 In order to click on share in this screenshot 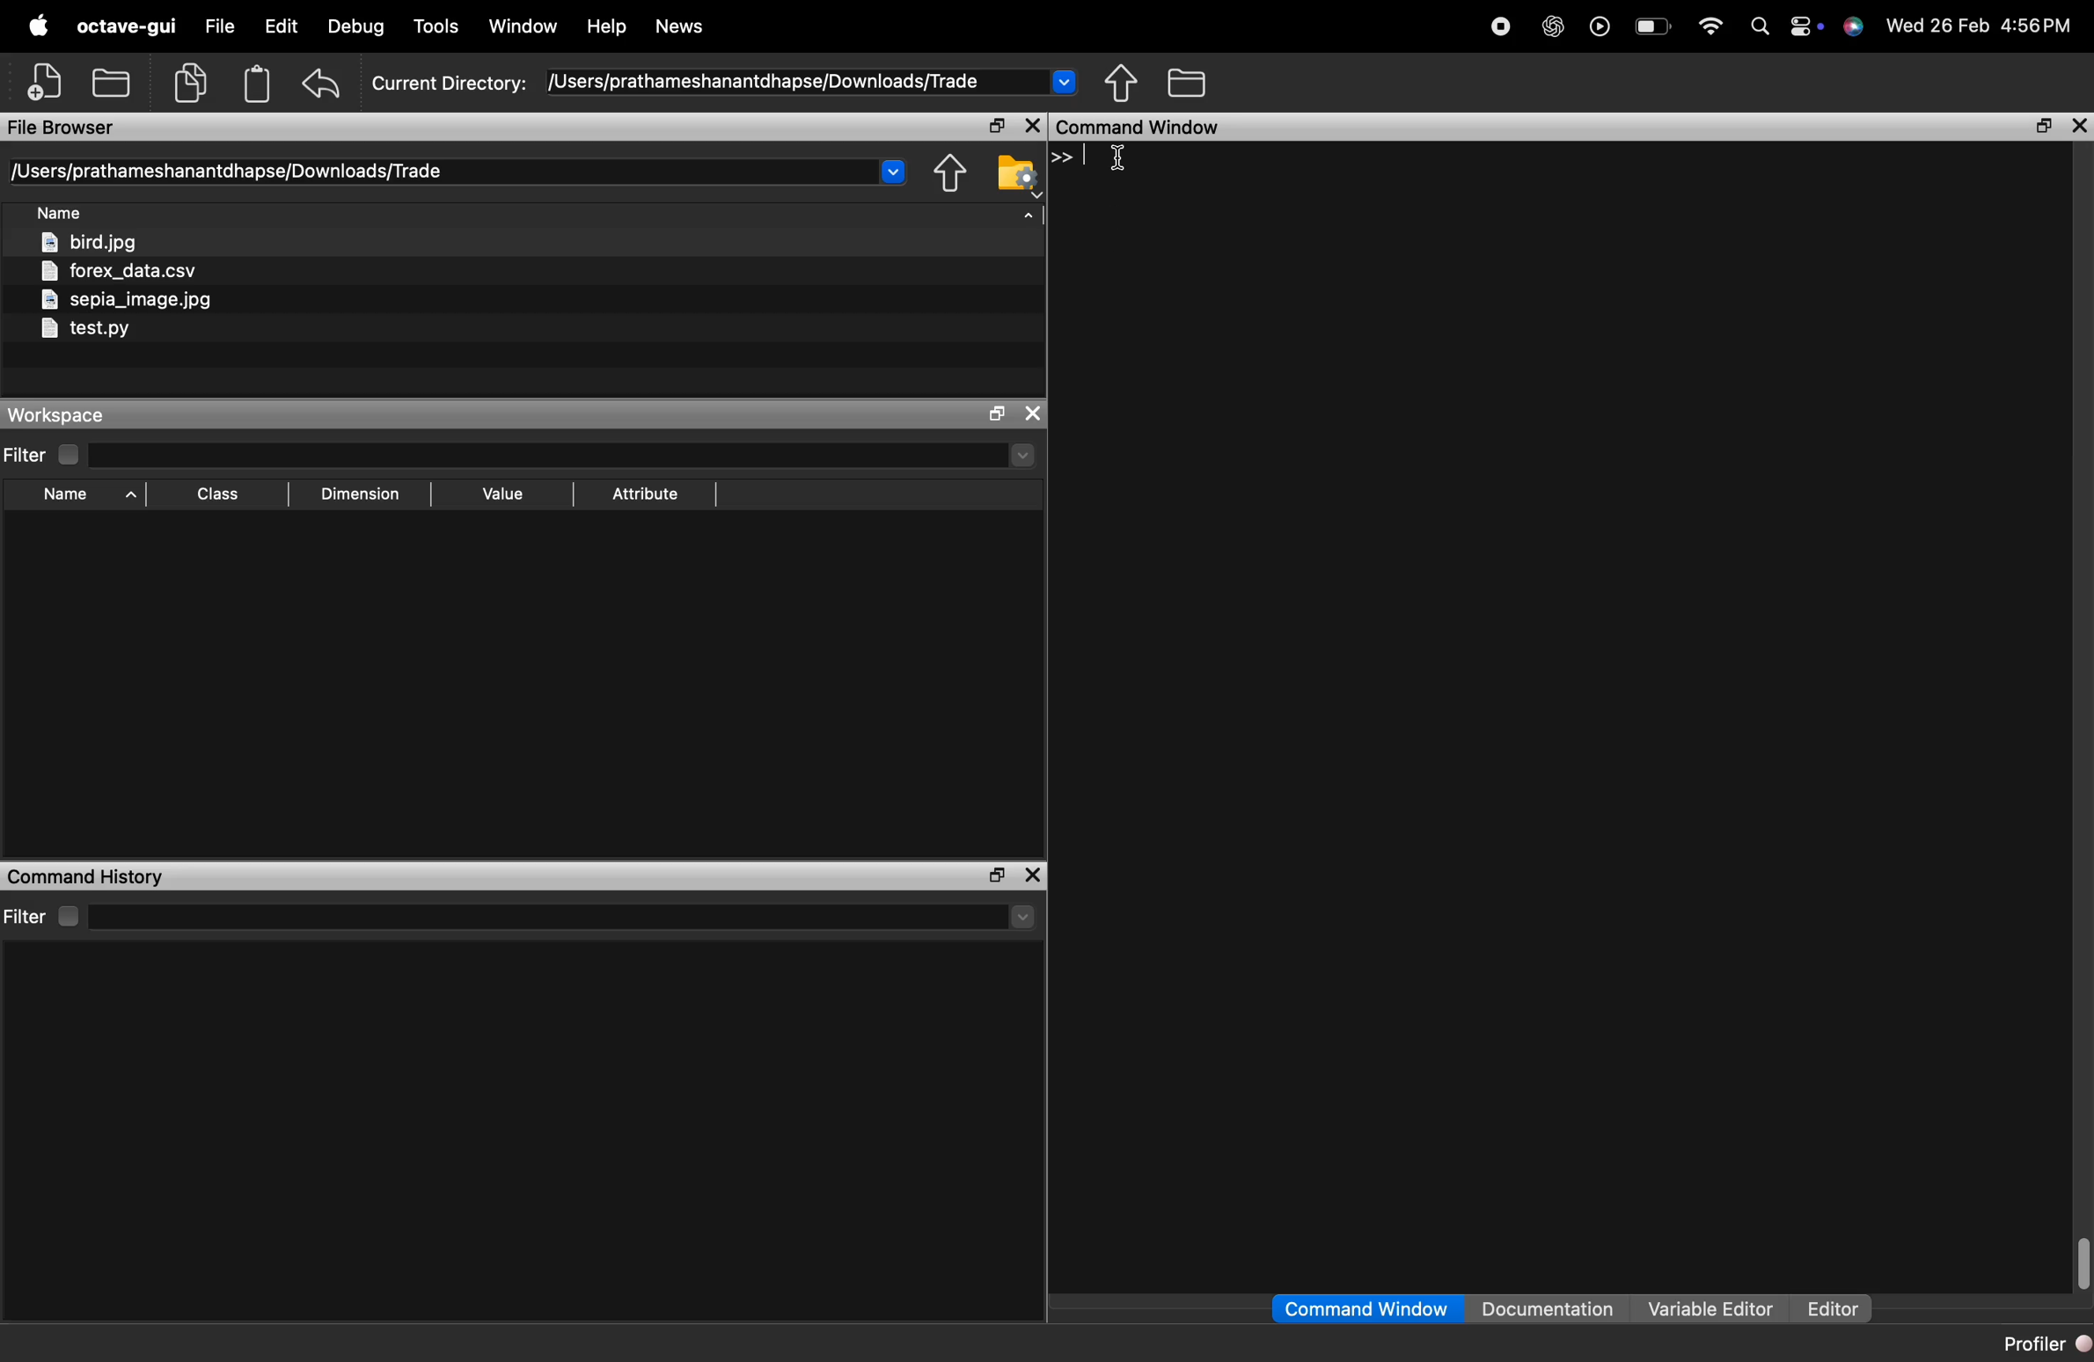, I will do `click(1122, 84)`.